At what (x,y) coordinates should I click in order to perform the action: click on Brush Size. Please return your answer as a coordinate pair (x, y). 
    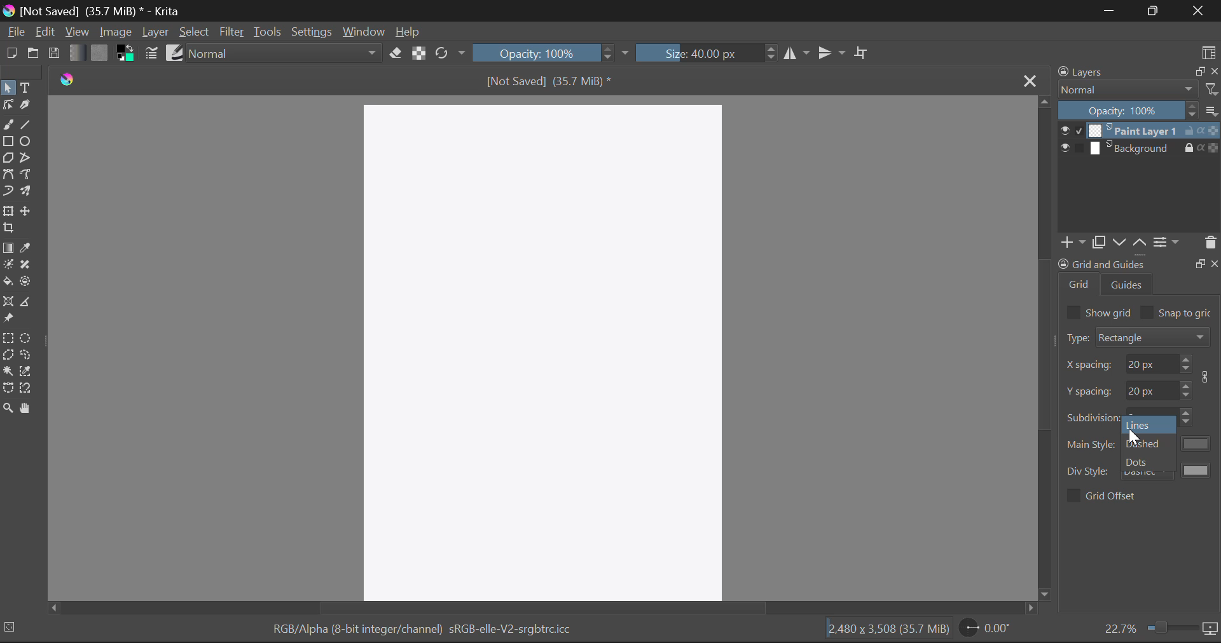
    Looking at the image, I should click on (705, 52).